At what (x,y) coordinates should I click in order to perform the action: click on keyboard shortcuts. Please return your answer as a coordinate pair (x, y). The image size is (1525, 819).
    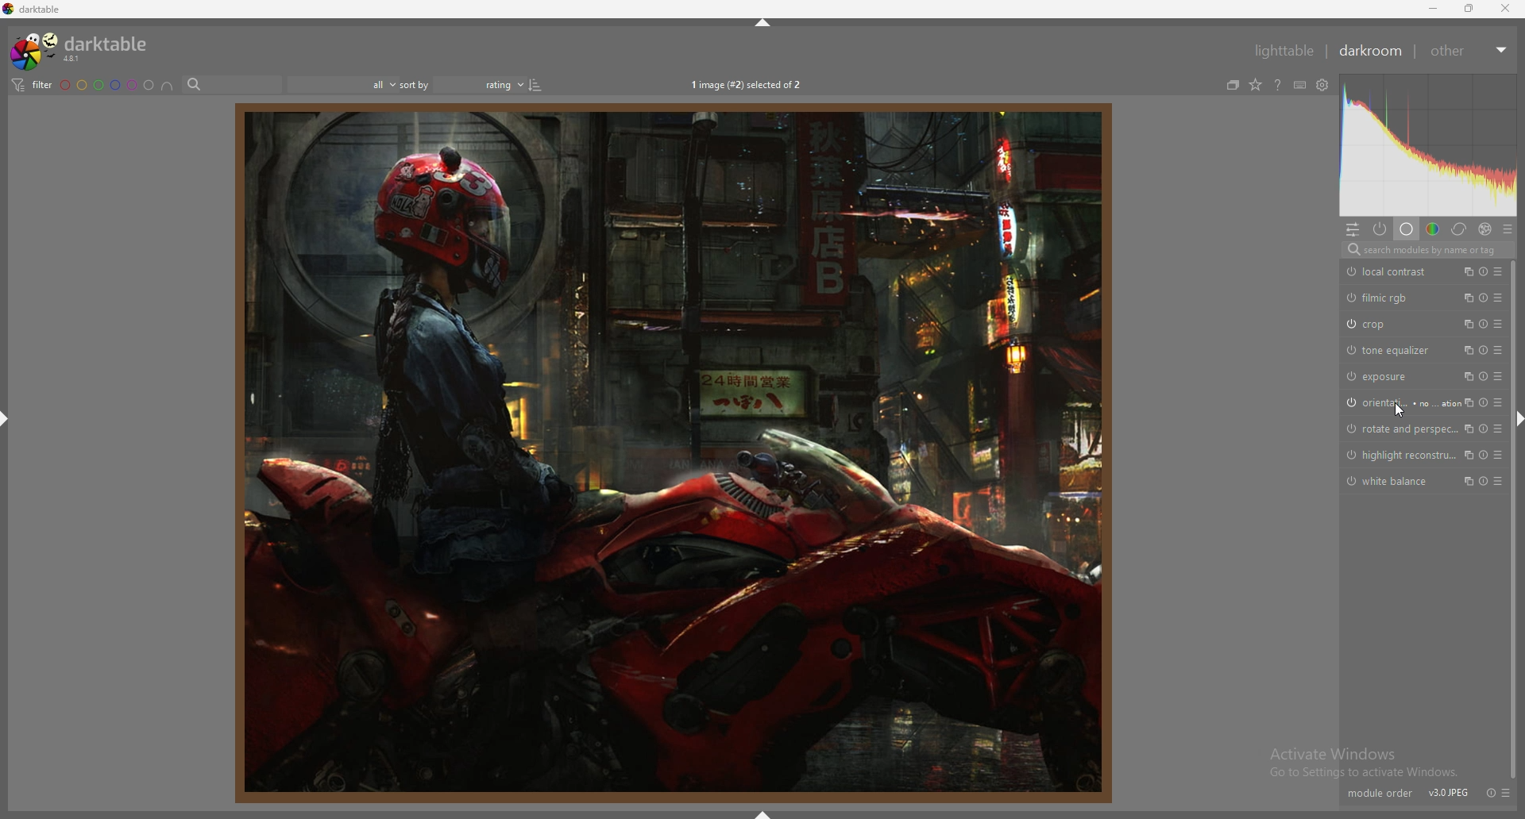
    Looking at the image, I should click on (1300, 85).